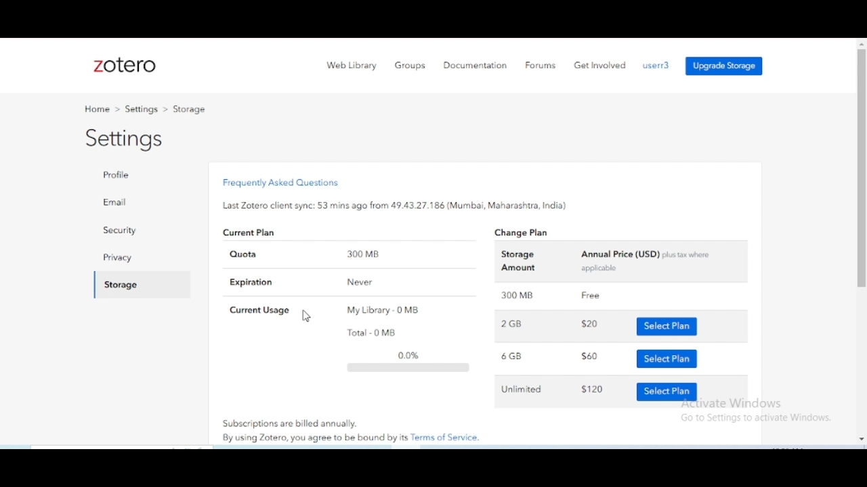  I want to click on select plan, so click(664, 389).